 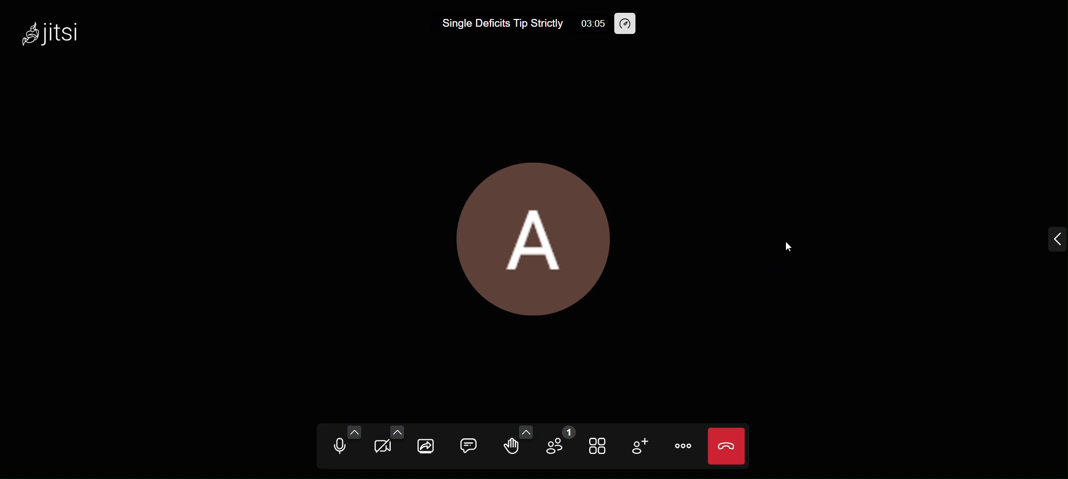 I want to click on display picture, so click(x=535, y=232).